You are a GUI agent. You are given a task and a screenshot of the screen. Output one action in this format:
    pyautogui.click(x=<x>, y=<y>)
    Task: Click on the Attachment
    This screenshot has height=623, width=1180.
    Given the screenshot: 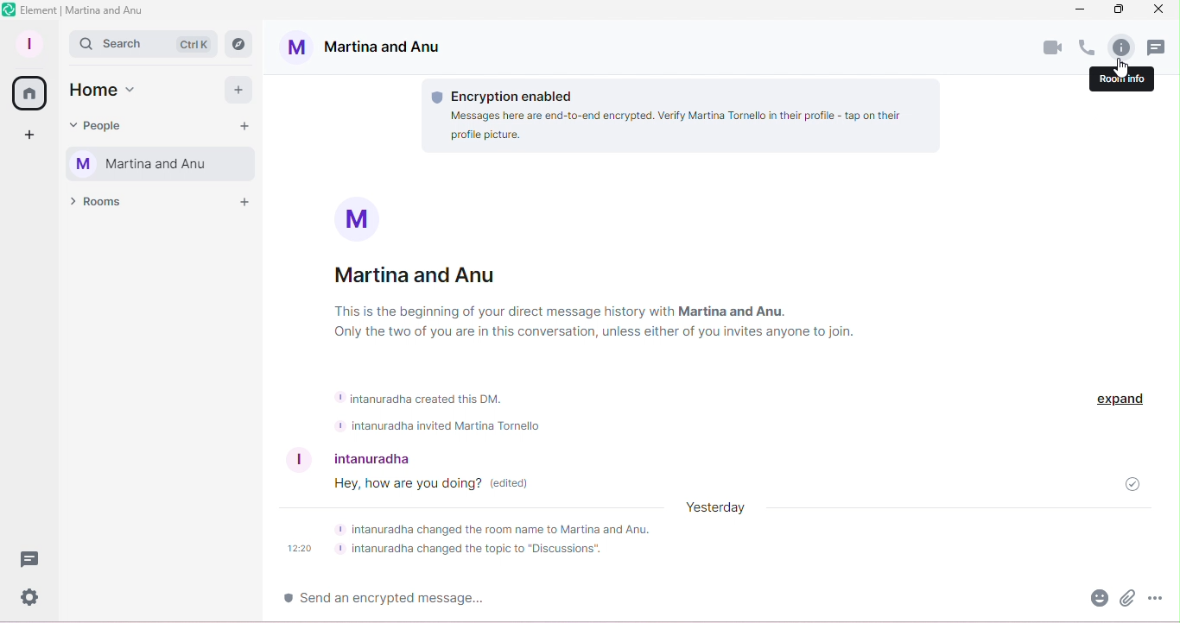 What is the action you would take?
    pyautogui.click(x=1127, y=601)
    